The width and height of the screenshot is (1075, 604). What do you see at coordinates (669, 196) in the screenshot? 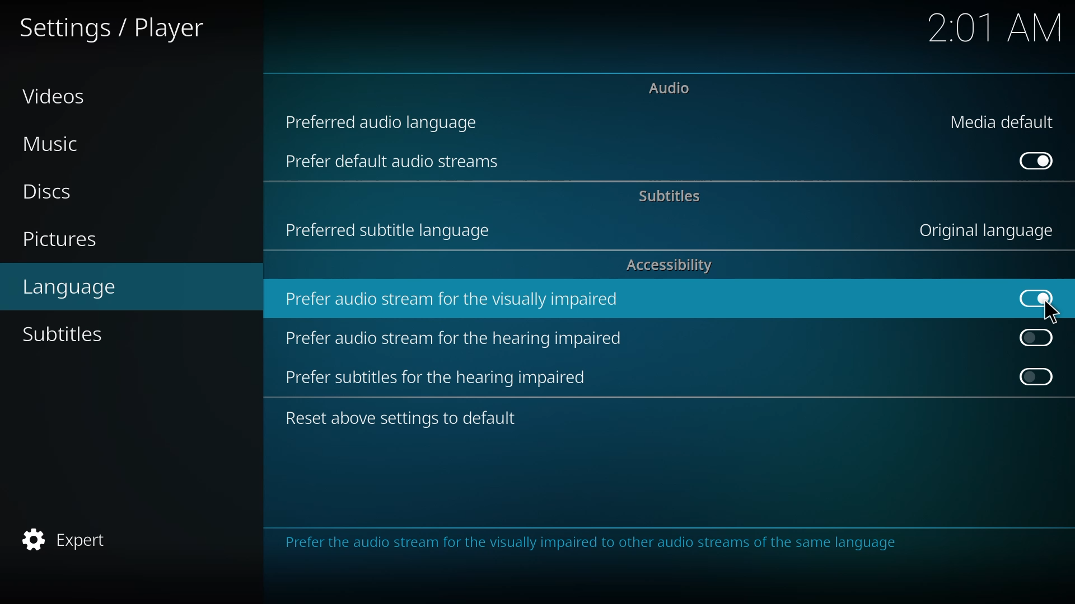
I see `subtitles` at bounding box center [669, 196].